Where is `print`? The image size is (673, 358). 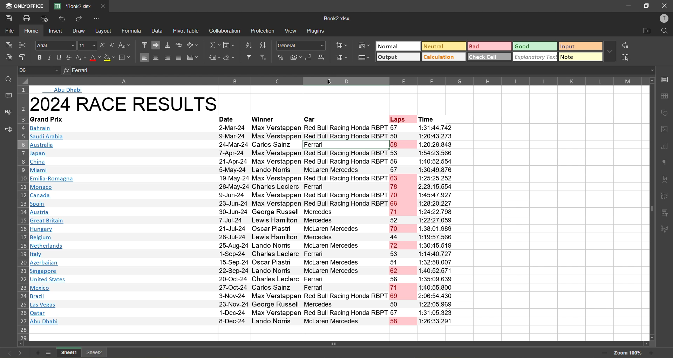
print is located at coordinates (27, 18).